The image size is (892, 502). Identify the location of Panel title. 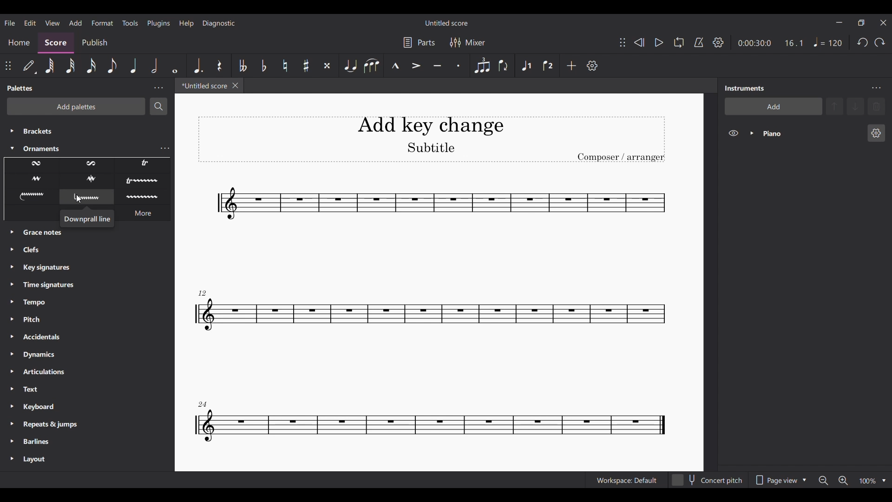
(20, 88).